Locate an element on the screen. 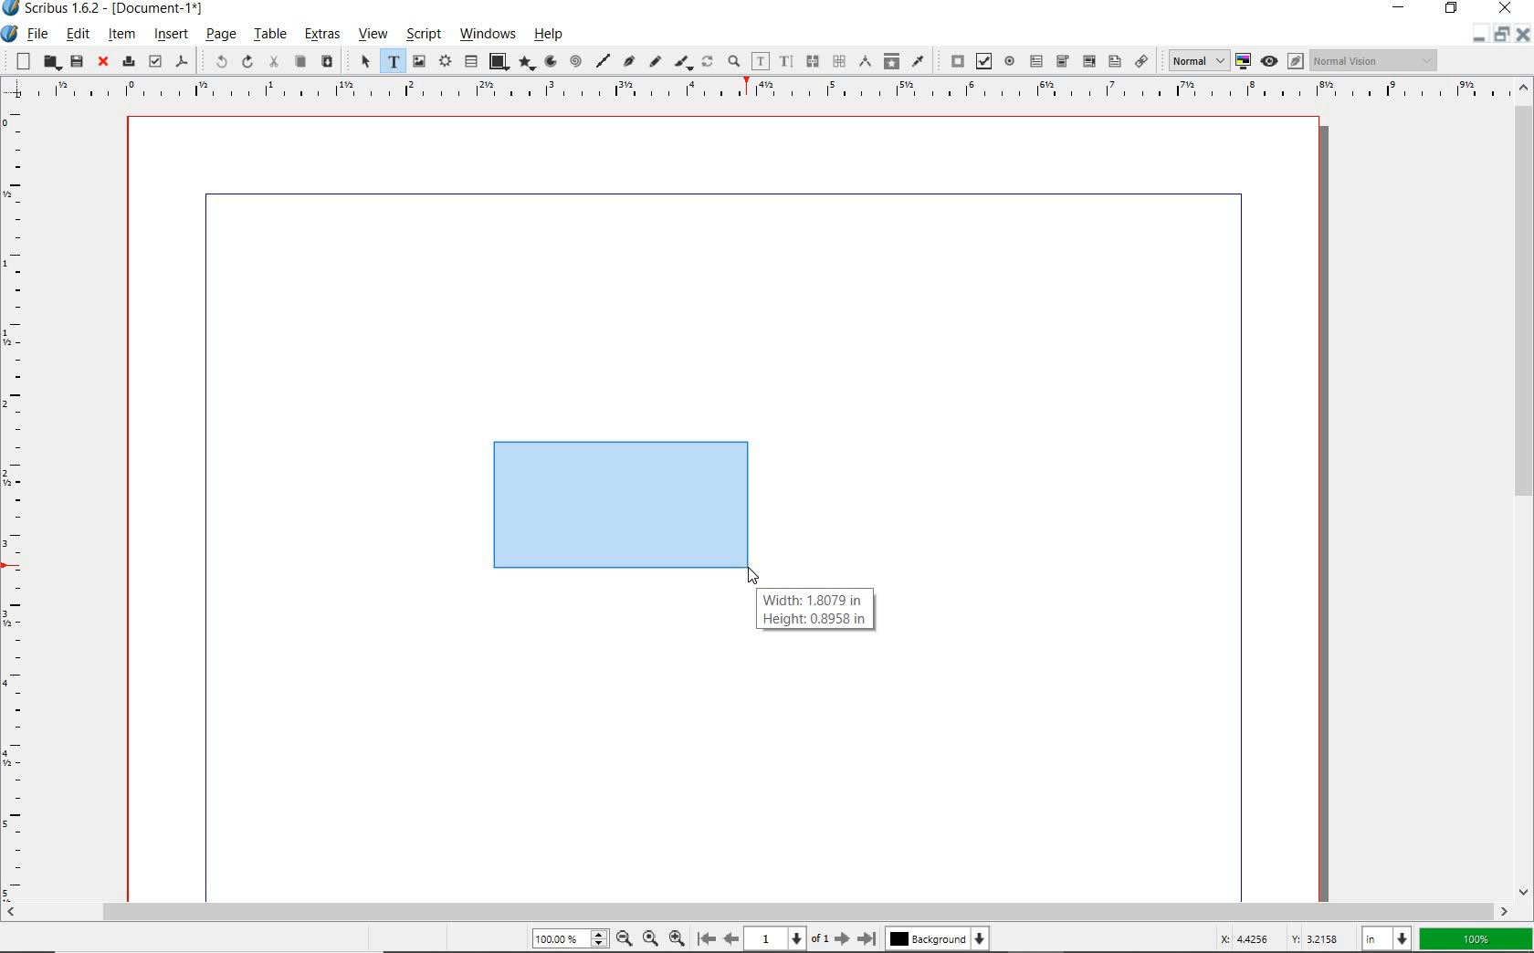 The width and height of the screenshot is (1534, 953). Previous Page is located at coordinates (732, 940).